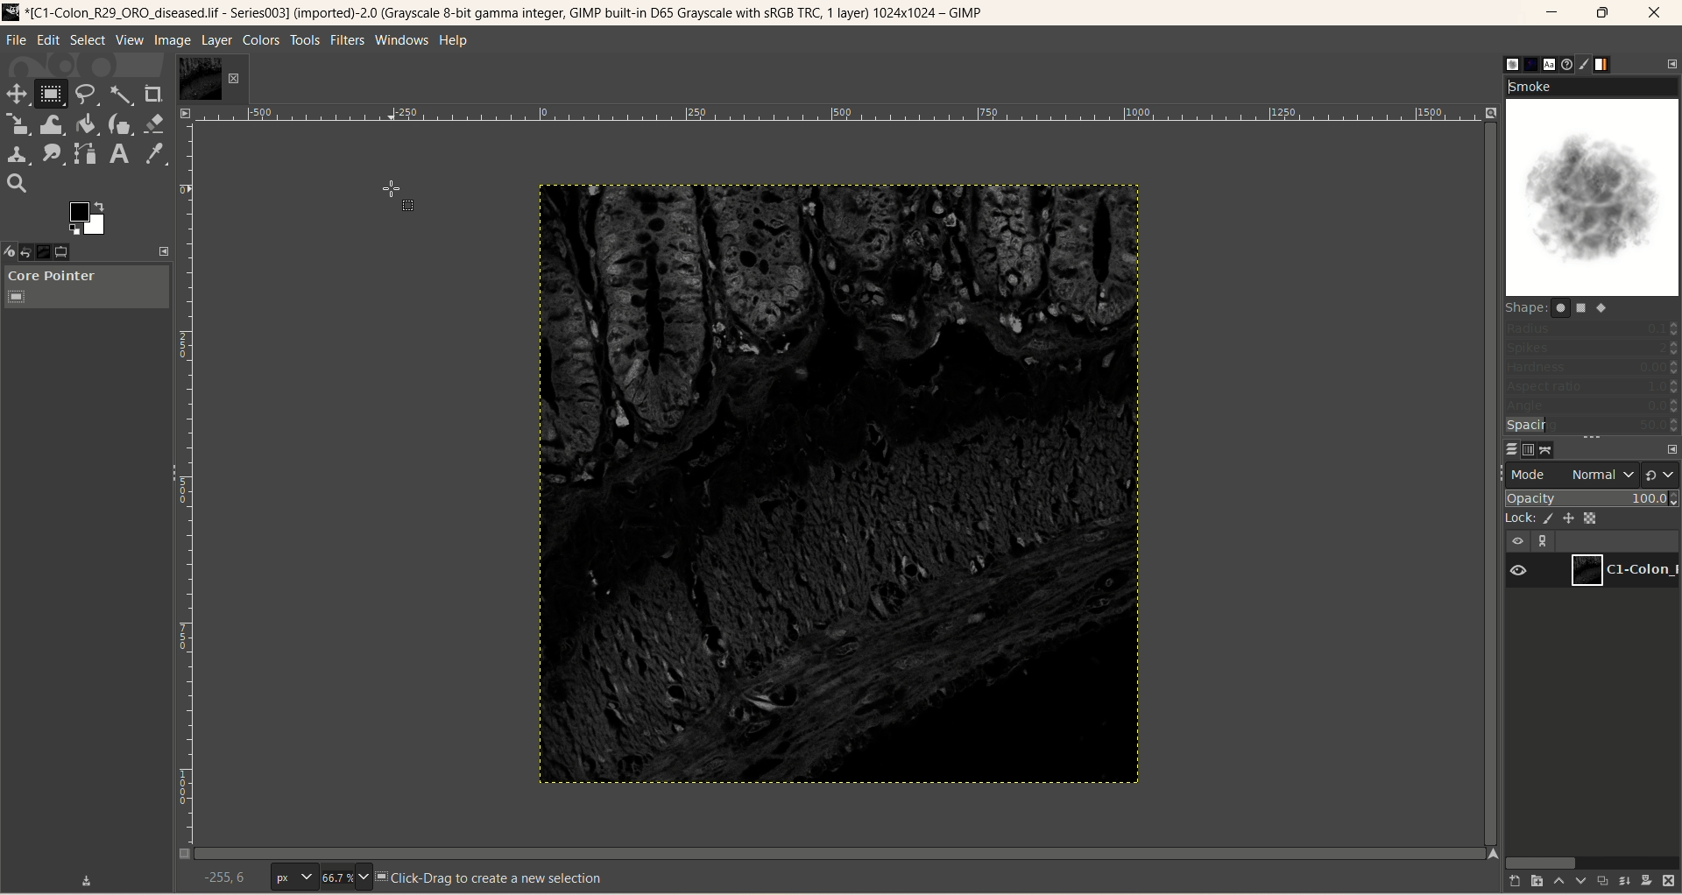  I want to click on delete this layer, so click(1668, 882).